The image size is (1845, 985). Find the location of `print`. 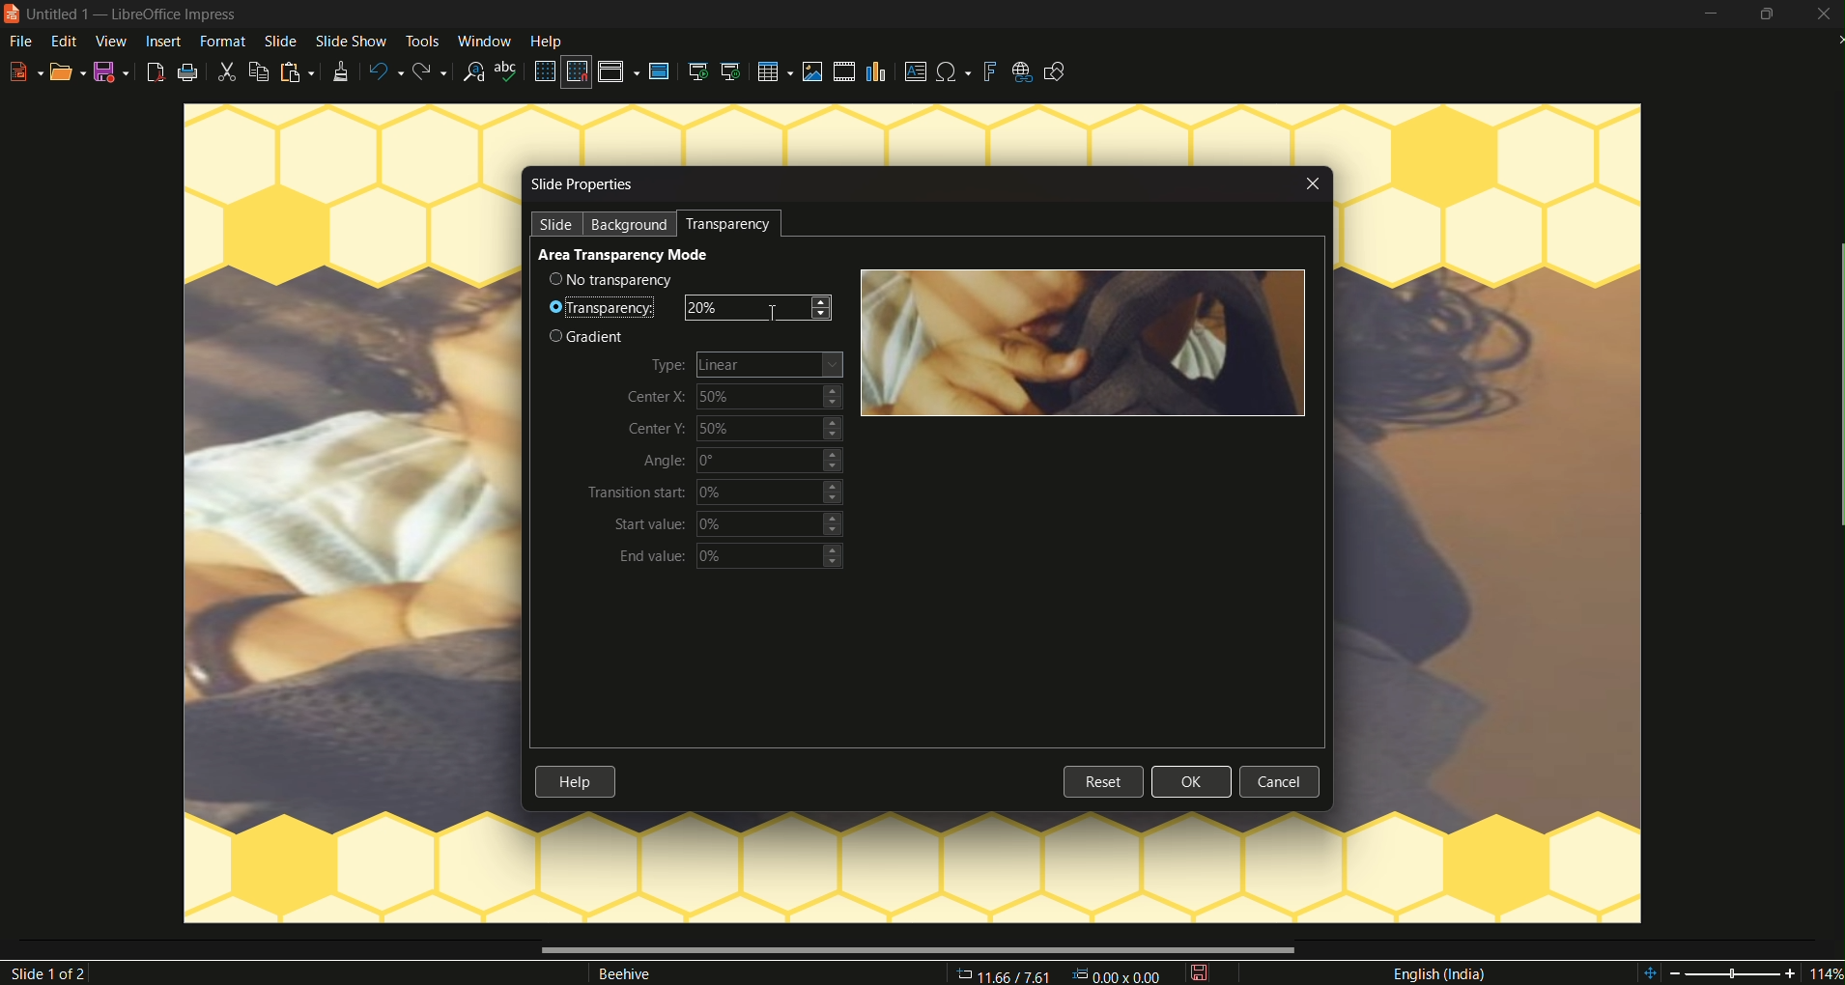

print is located at coordinates (189, 72).